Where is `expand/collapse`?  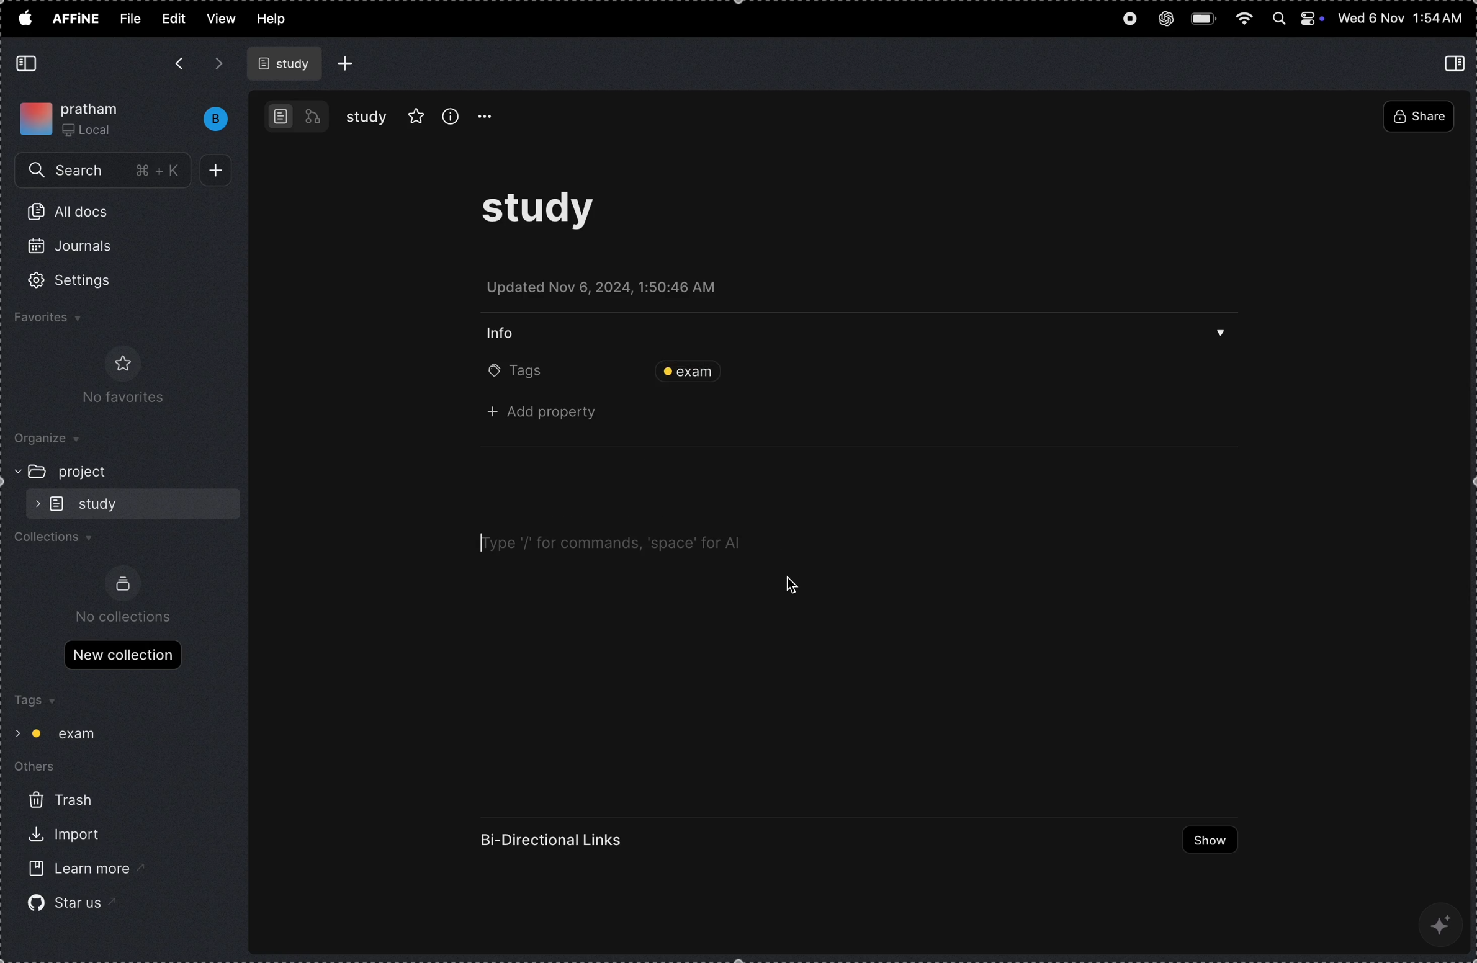 expand/collapse is located at coordinates (13, 470).